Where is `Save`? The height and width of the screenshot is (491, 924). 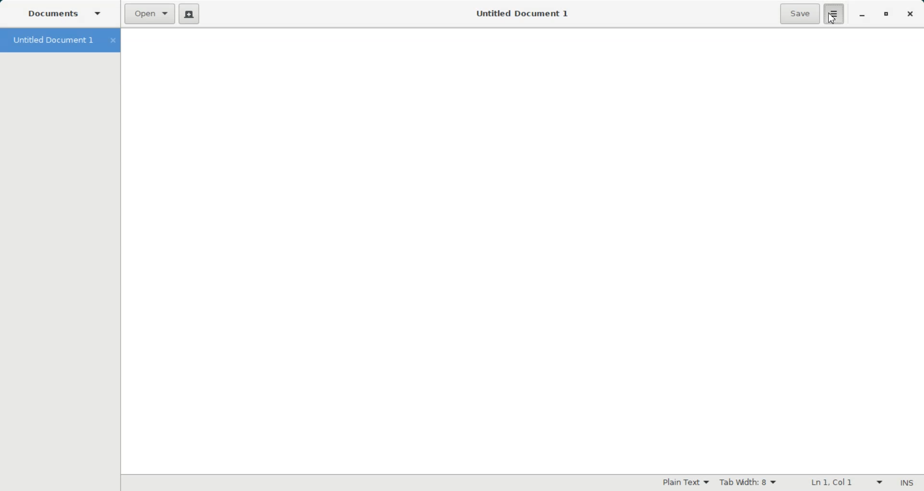 Save is located at coordinates (799, 14).